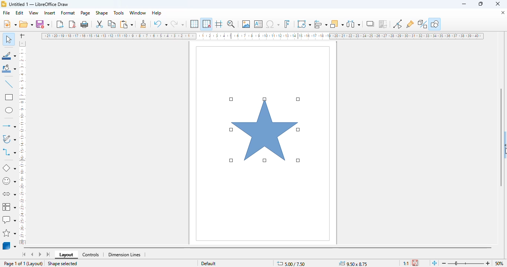  What do you see at coordinates (465, 4) in the screenshot?
I see `minimize` at bounding box center [465, 4].